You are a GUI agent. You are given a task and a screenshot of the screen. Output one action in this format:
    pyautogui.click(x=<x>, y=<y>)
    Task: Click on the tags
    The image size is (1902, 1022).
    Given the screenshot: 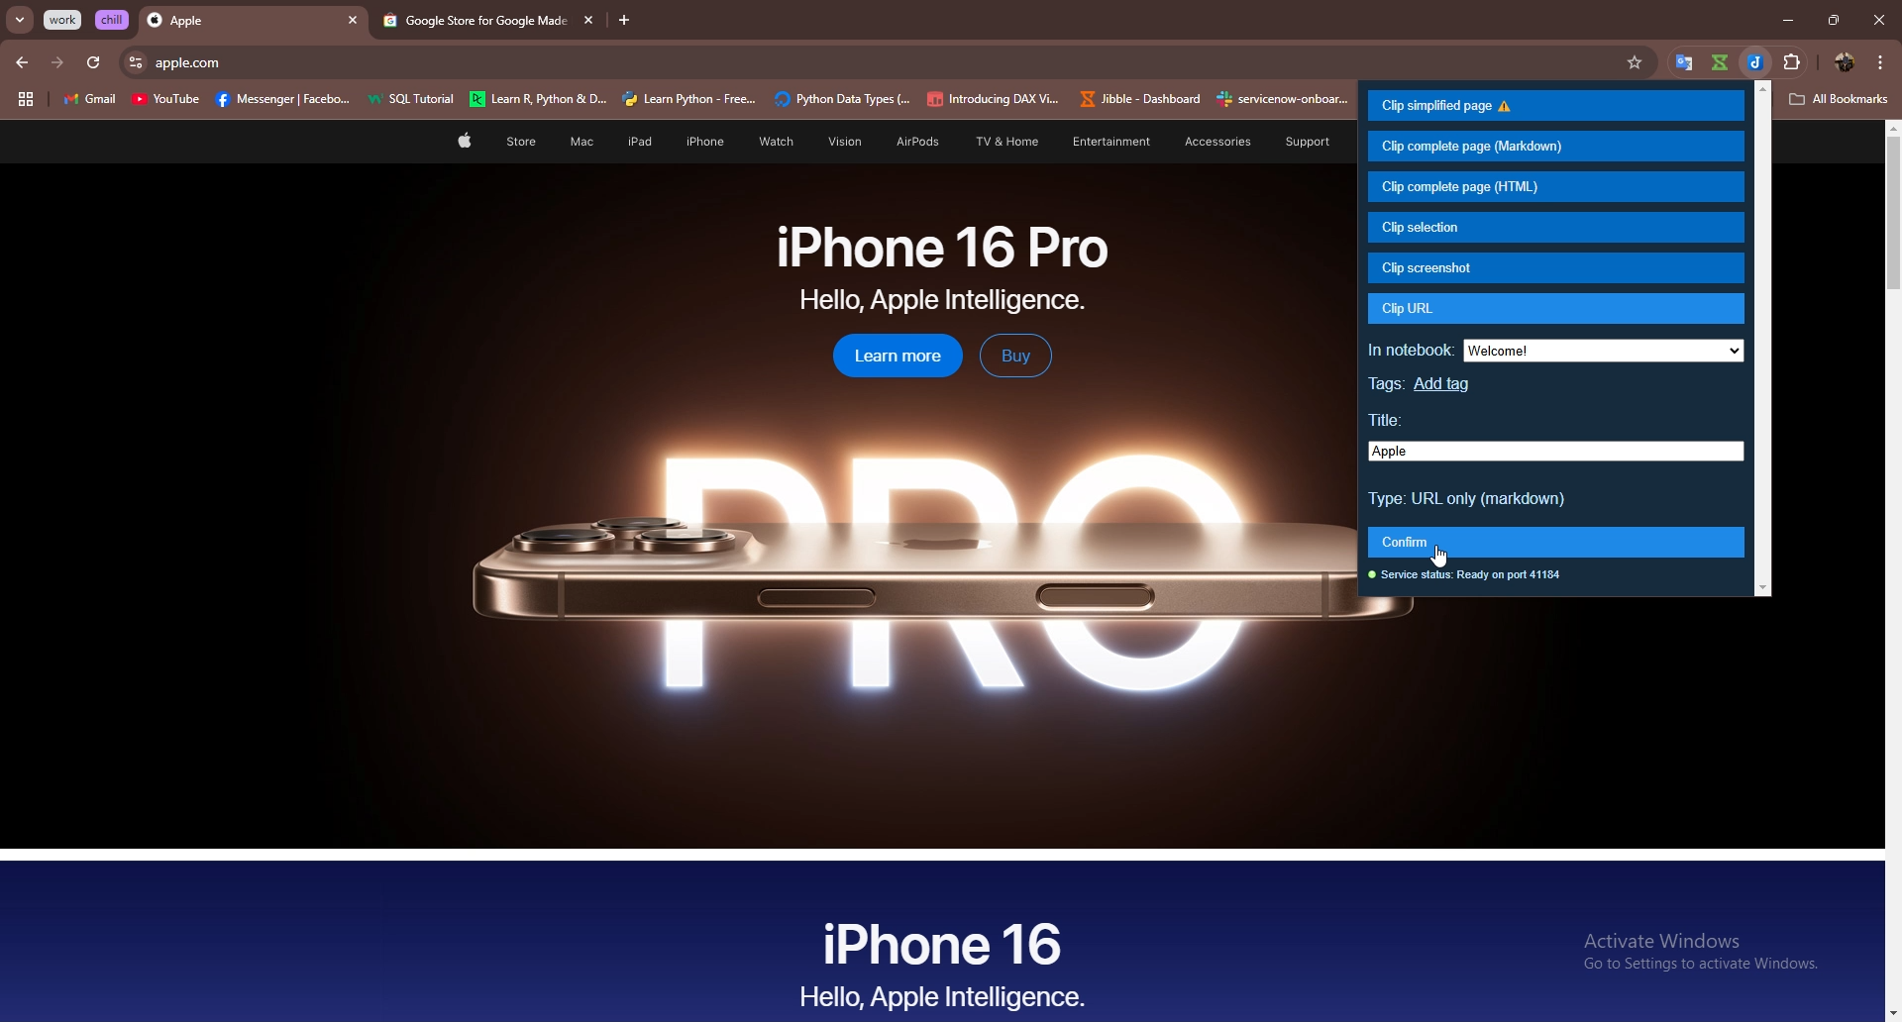 What is the action you would take?
    pyautogui.click(x=1388, y=387)
    